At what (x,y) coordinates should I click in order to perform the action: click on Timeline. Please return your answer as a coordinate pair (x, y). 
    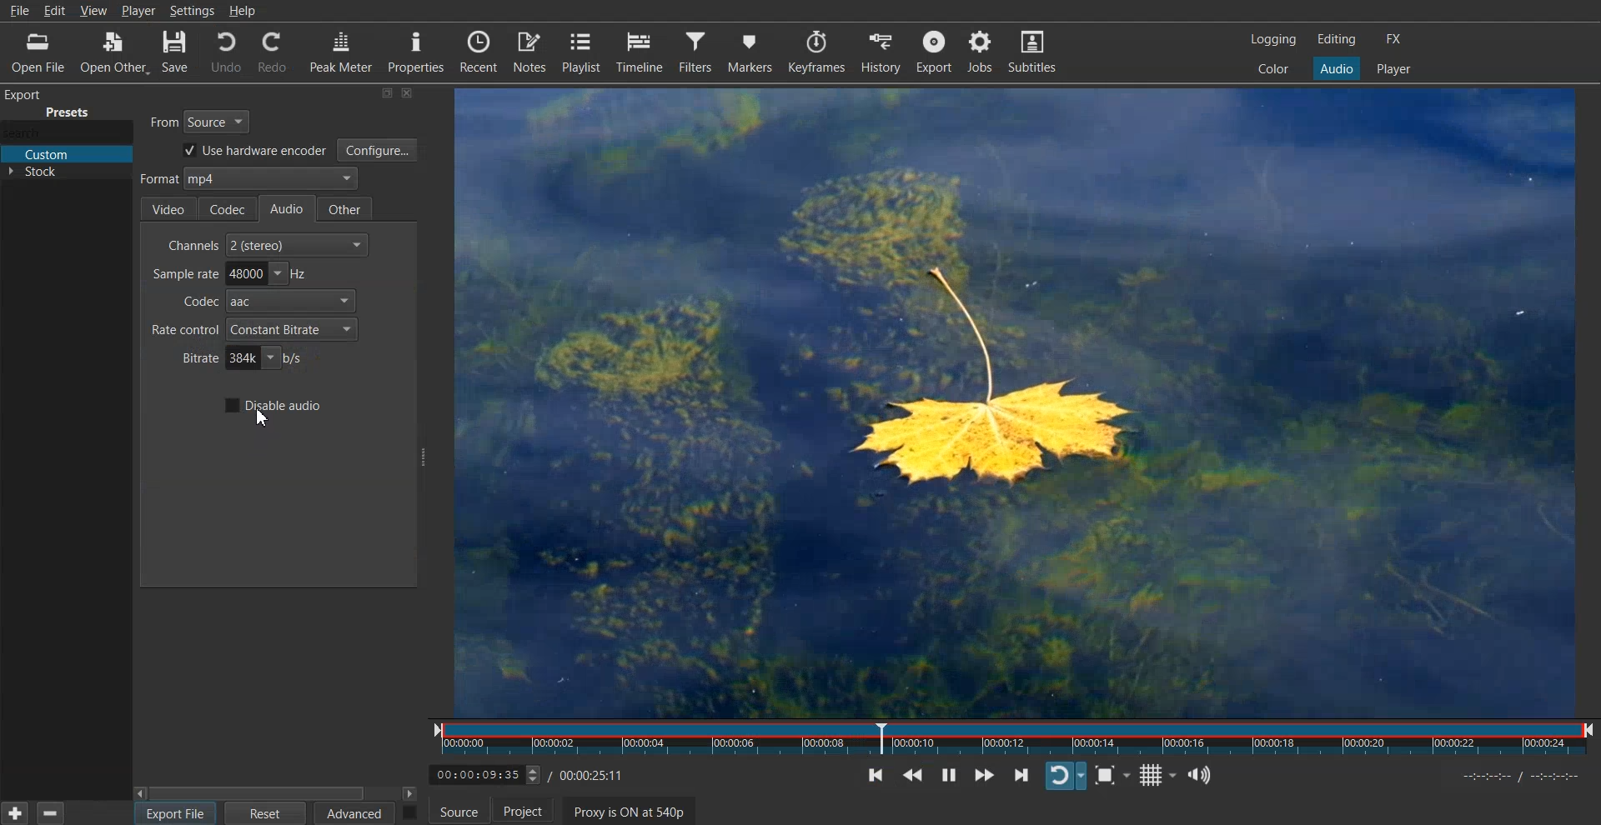
    Looking at the image, I should click on (640, 51).